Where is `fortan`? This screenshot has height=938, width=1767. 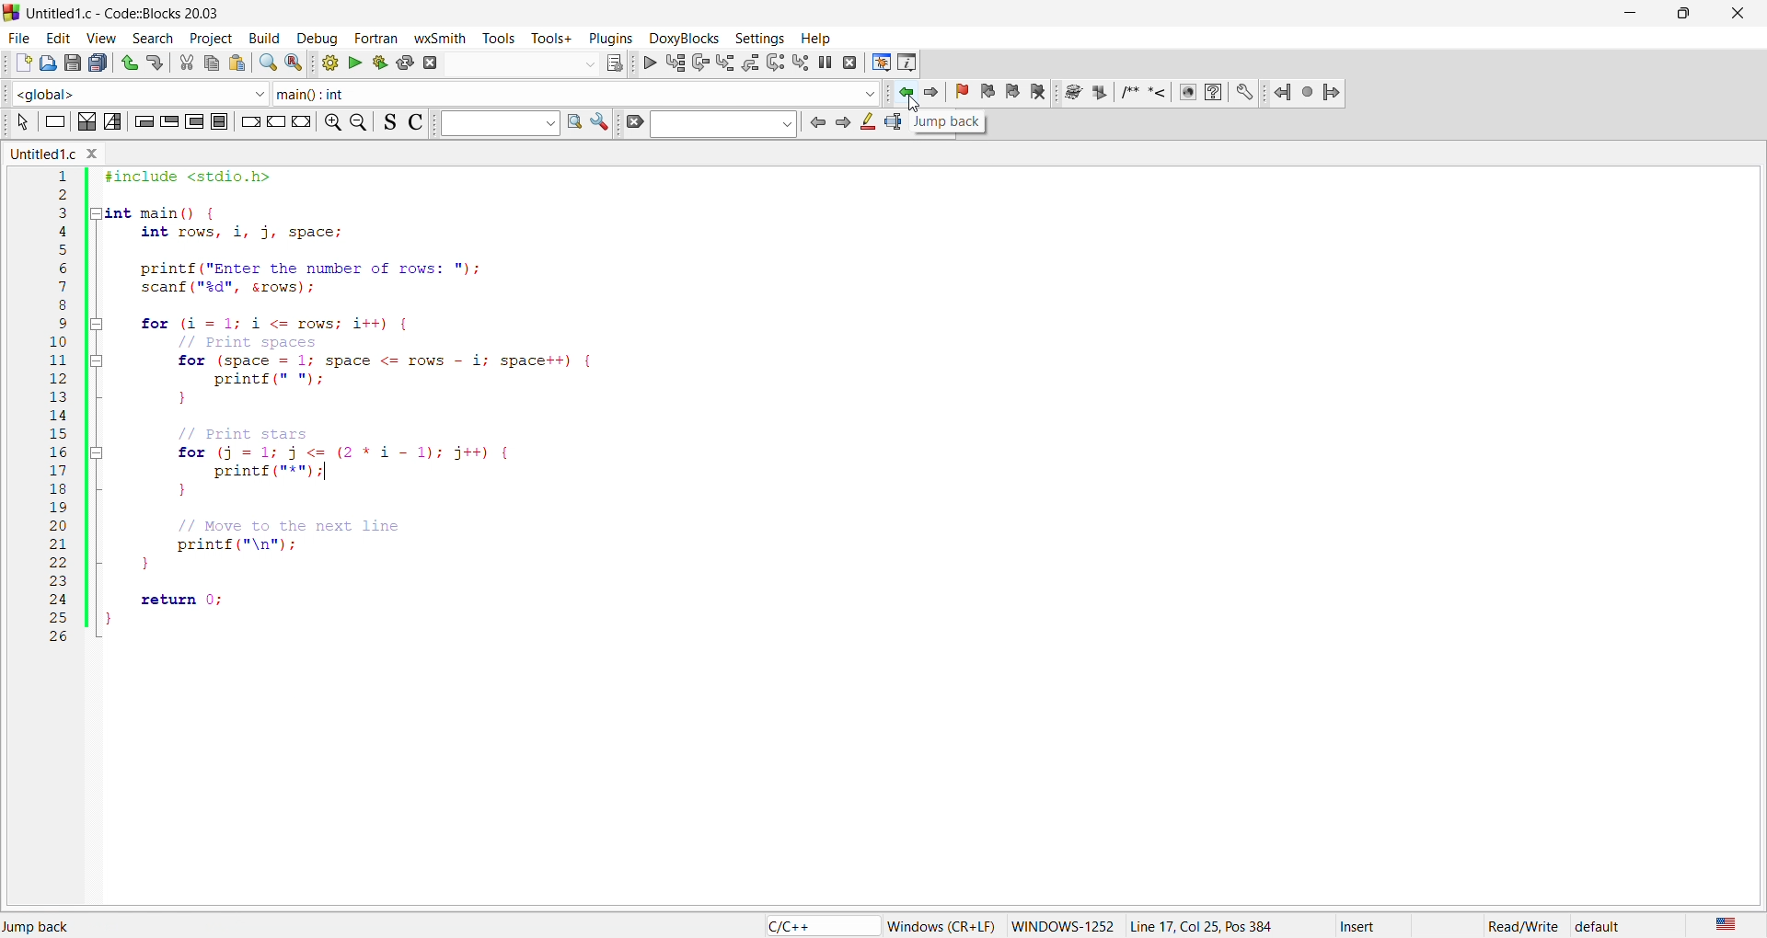 fortan is located at coordinates (374, 36).